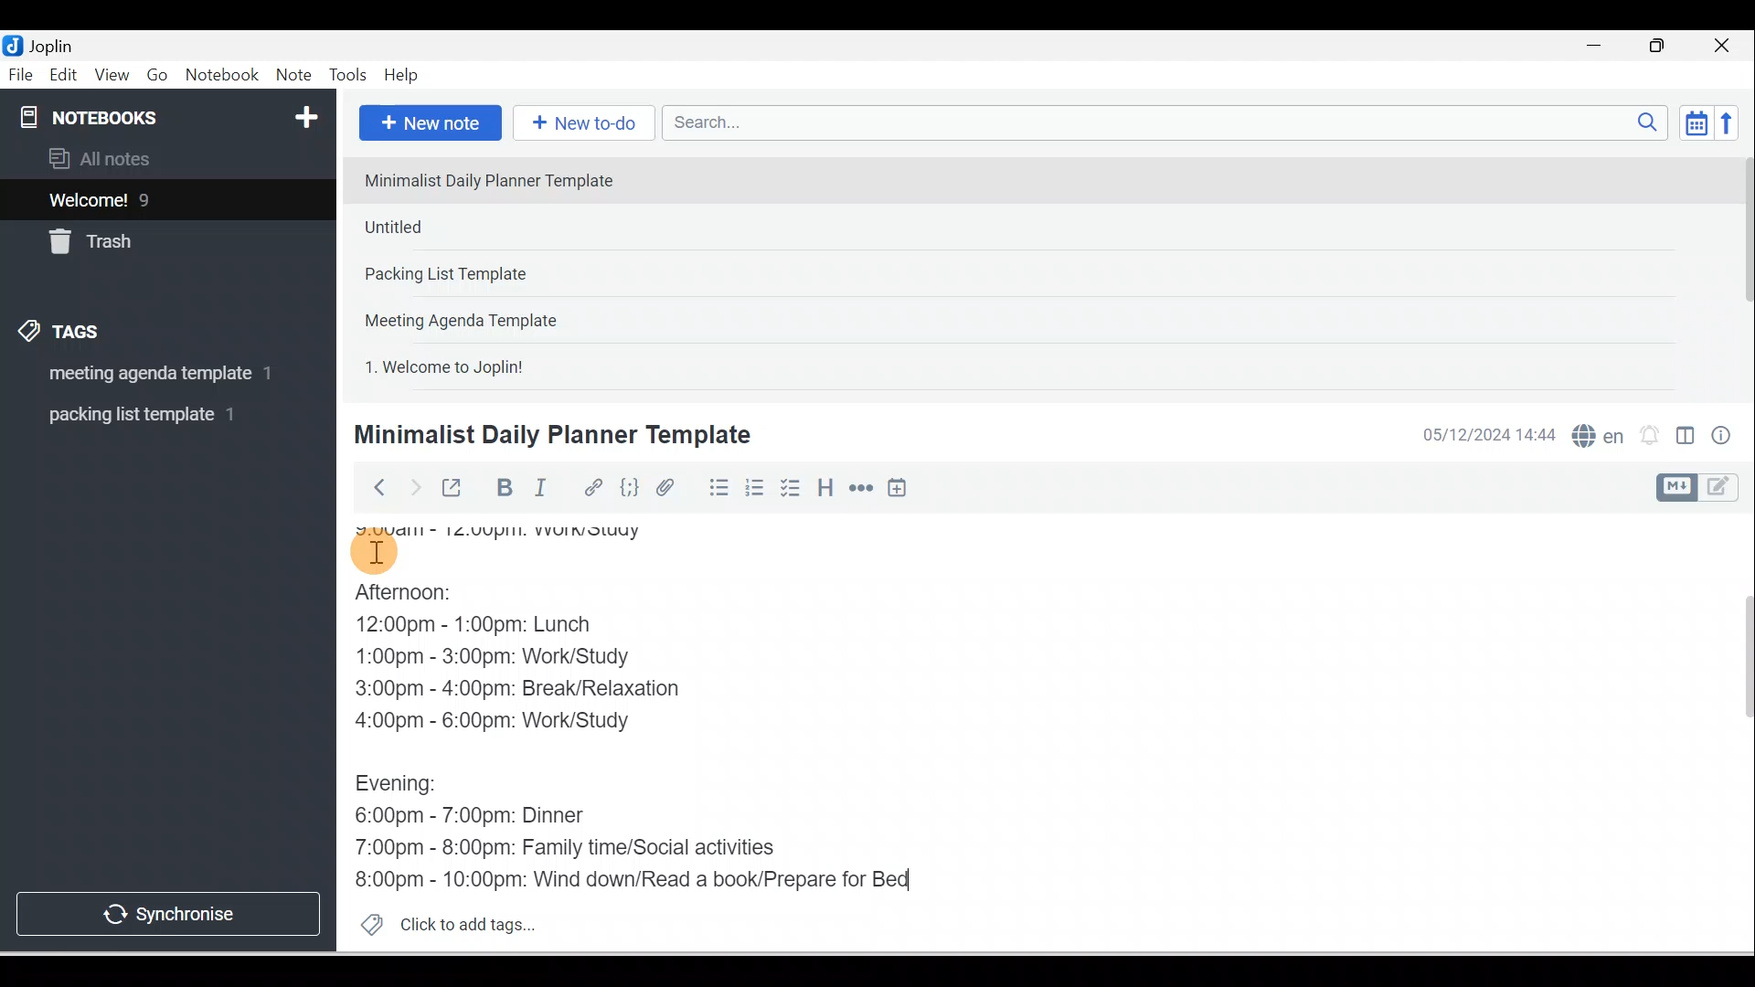  Describe the element at coordinates (112, 76) in the screenshot. I see `View` at that location.